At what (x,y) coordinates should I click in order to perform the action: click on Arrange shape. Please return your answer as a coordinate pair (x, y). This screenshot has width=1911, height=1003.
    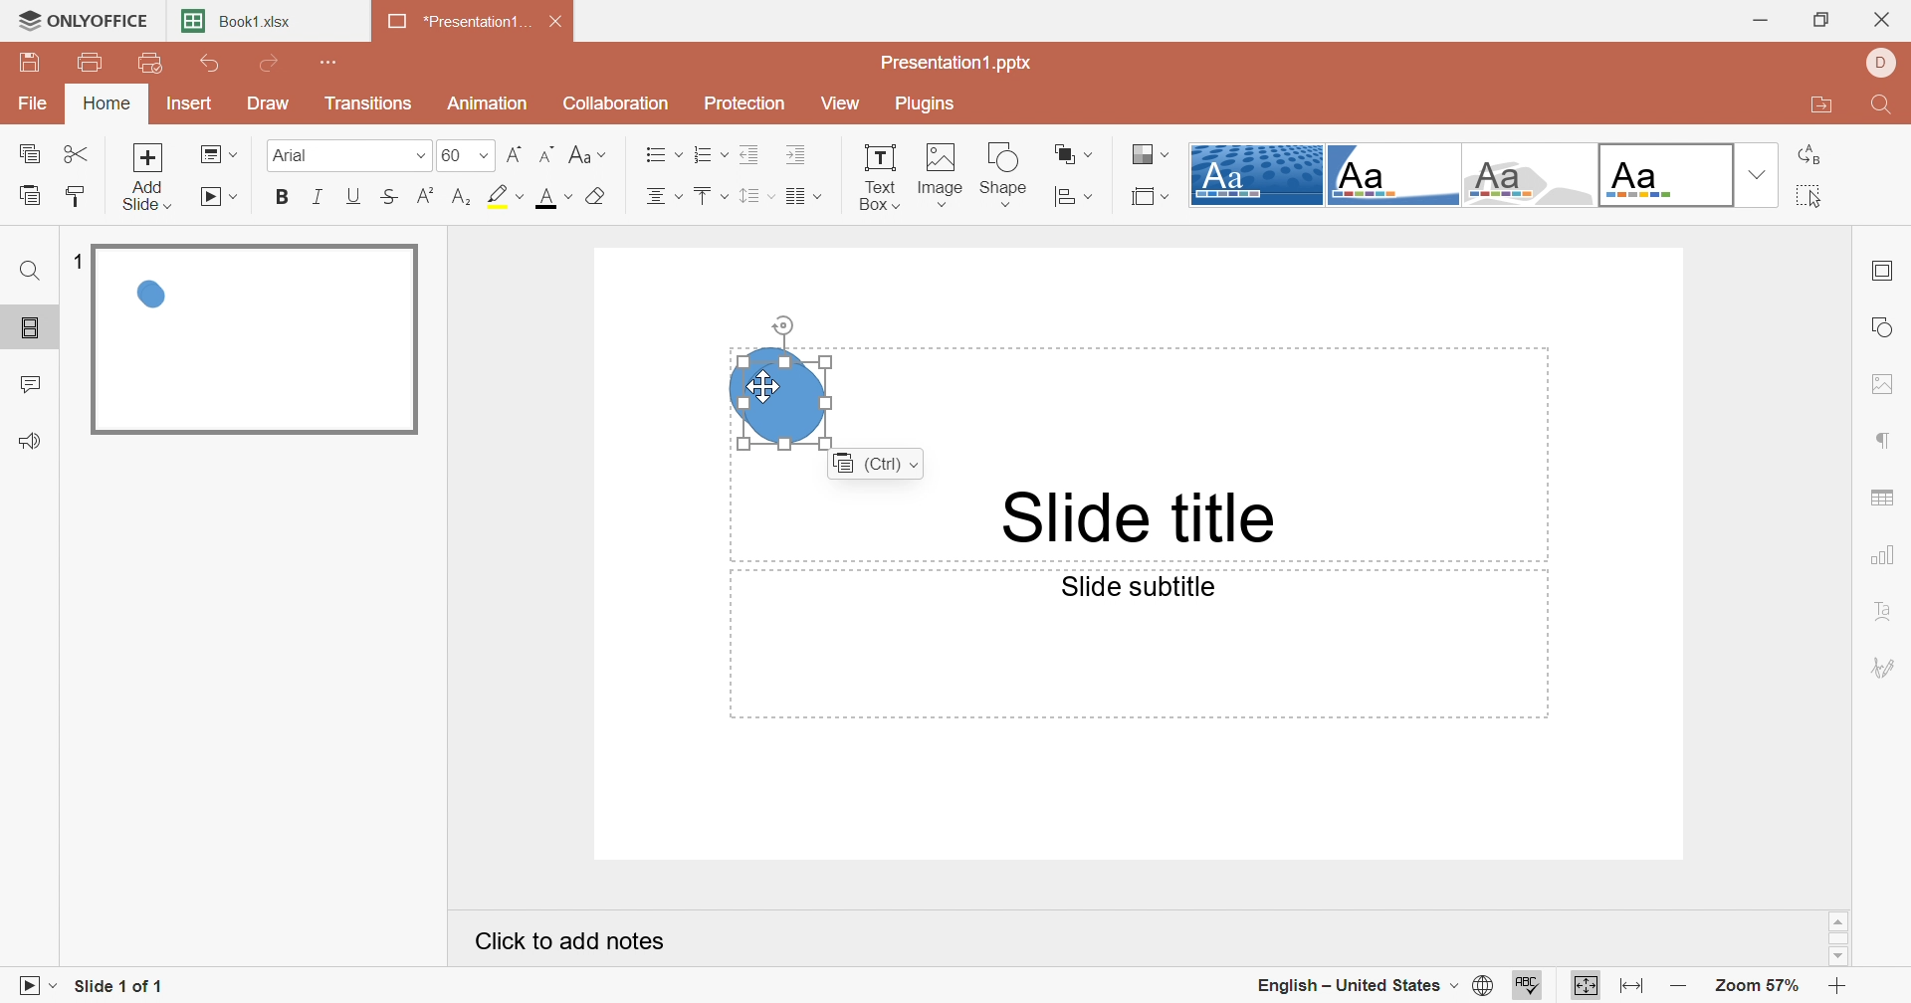
    Looking at the image, I should click on (1073, 152).